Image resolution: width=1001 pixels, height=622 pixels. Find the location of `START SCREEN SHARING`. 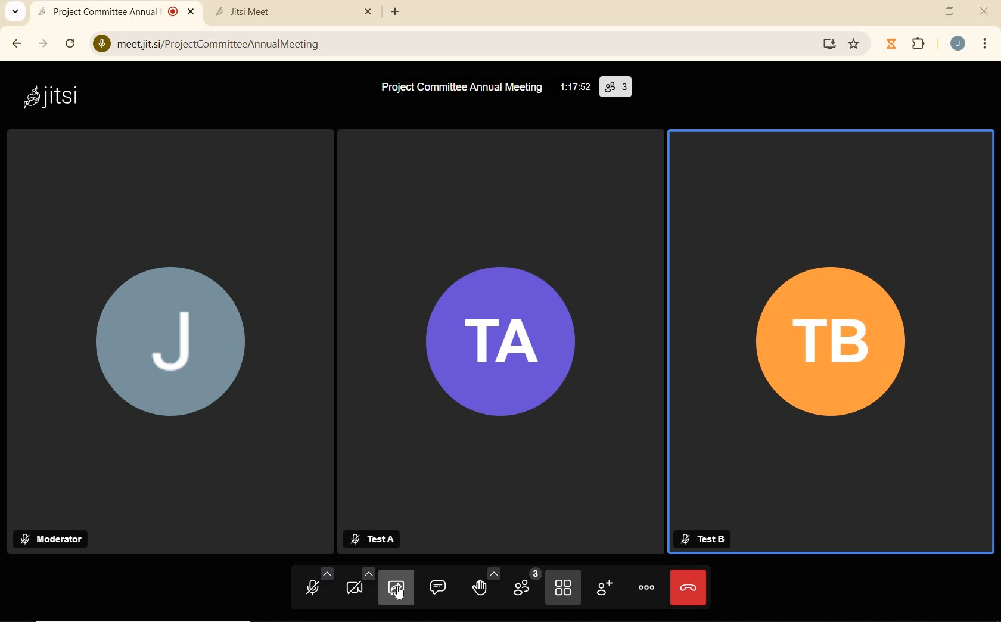

START SCREEN SHARING is located at coordinates (396, 589).